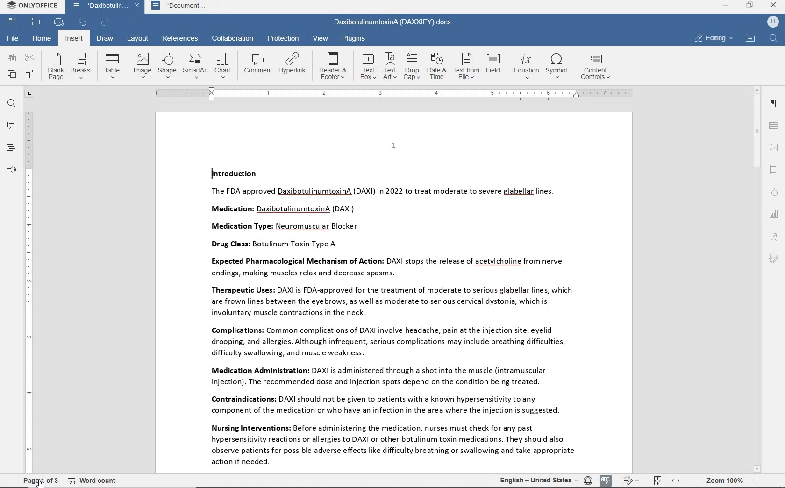 The width and height of the screenshot is (785, 488). What do you see at coordinates (137, 39) in the screenshot?
I see `layout` at bounding box center [137, 39].